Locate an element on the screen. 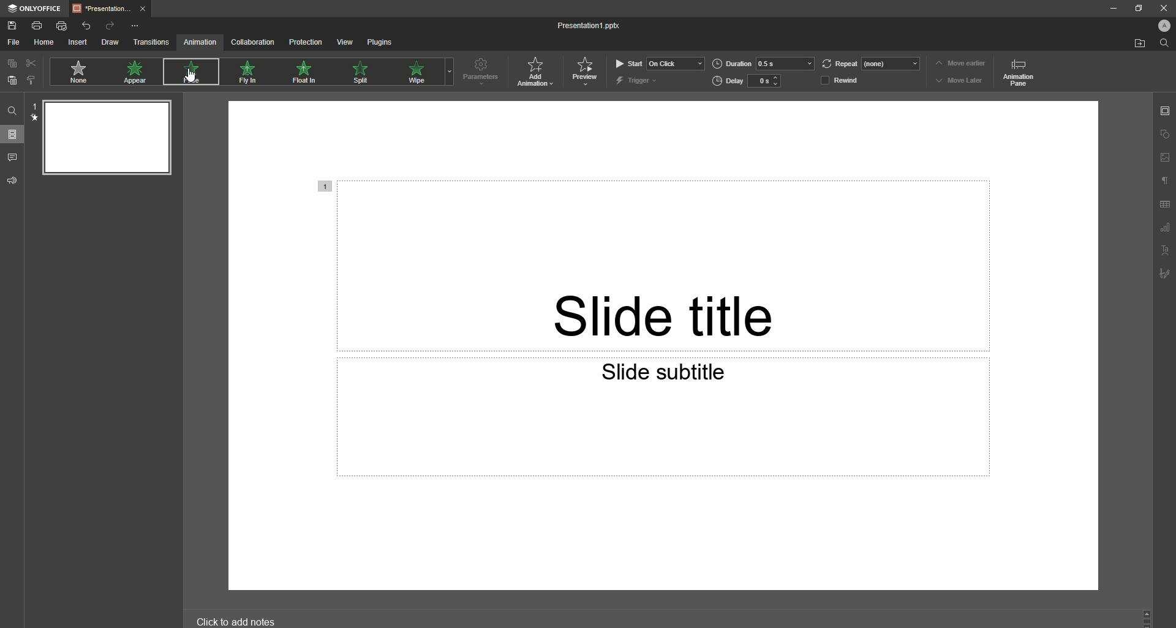 The image size is (1176, 628). Slides is located at coordinates (13, 135).